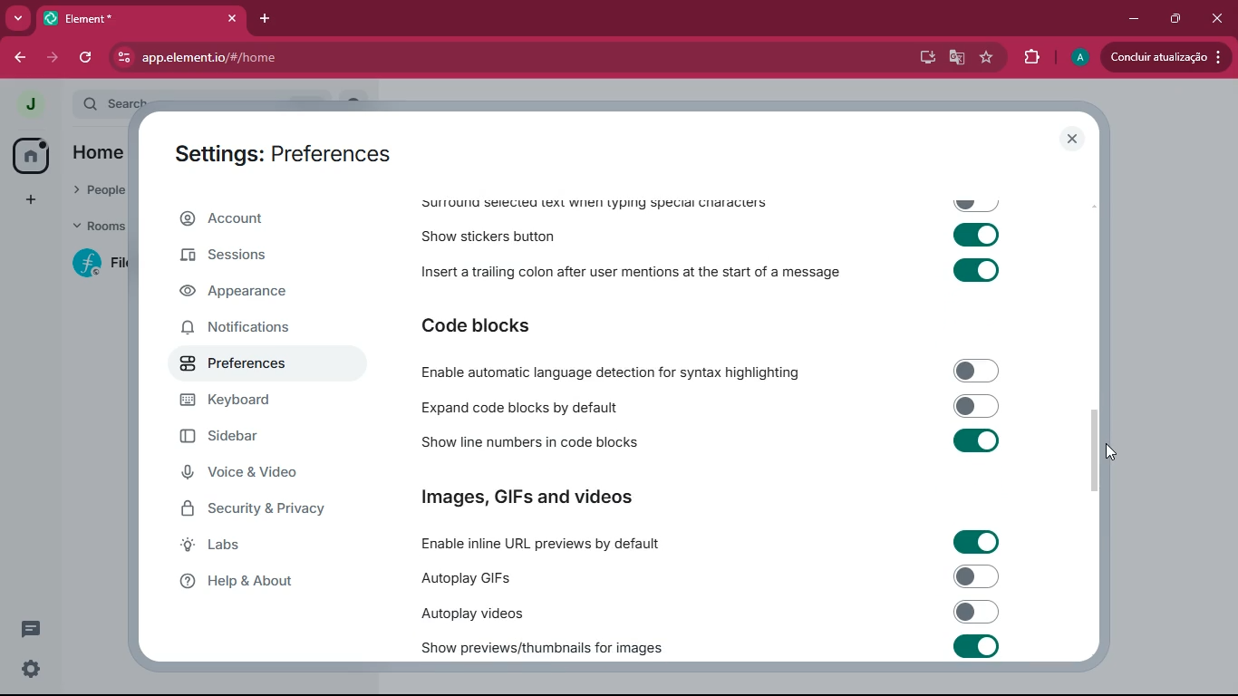  I want to click on labs, so click(256, 548).